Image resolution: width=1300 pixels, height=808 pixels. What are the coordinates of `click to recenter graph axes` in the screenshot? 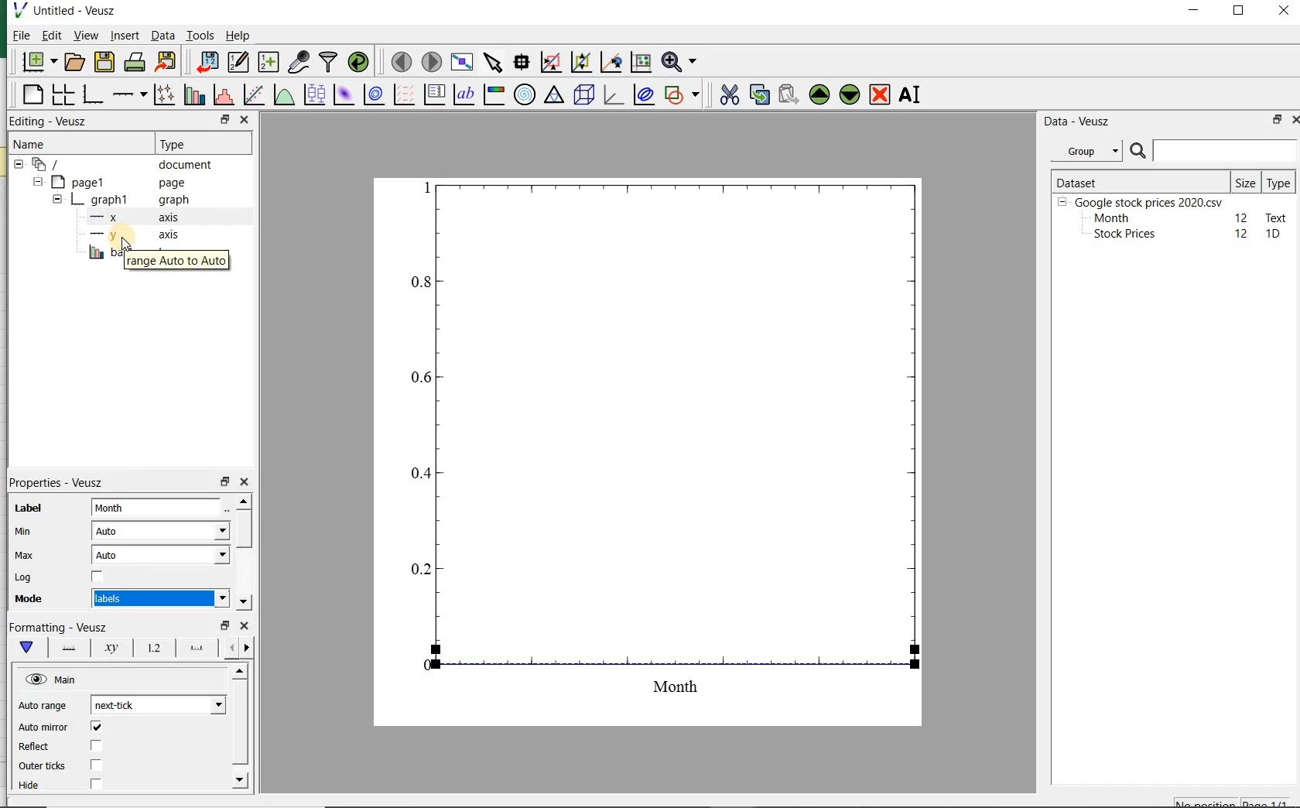 It's located at (609, 63).